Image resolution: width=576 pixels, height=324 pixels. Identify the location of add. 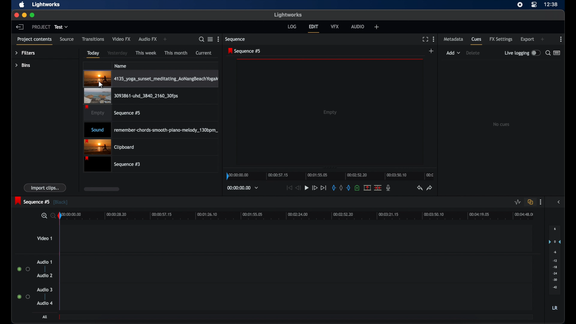
(542, 39).